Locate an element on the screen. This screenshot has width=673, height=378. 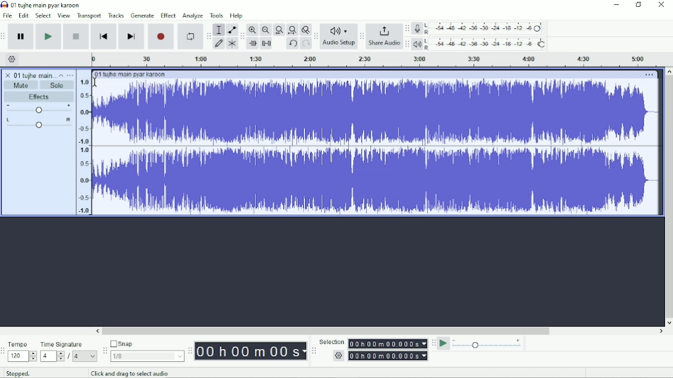
00 h 00 m 00.00s is located at coordinates (251, 352).